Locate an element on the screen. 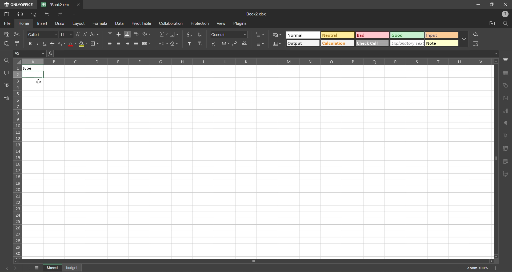  font size is located at coordinates (66, 35).